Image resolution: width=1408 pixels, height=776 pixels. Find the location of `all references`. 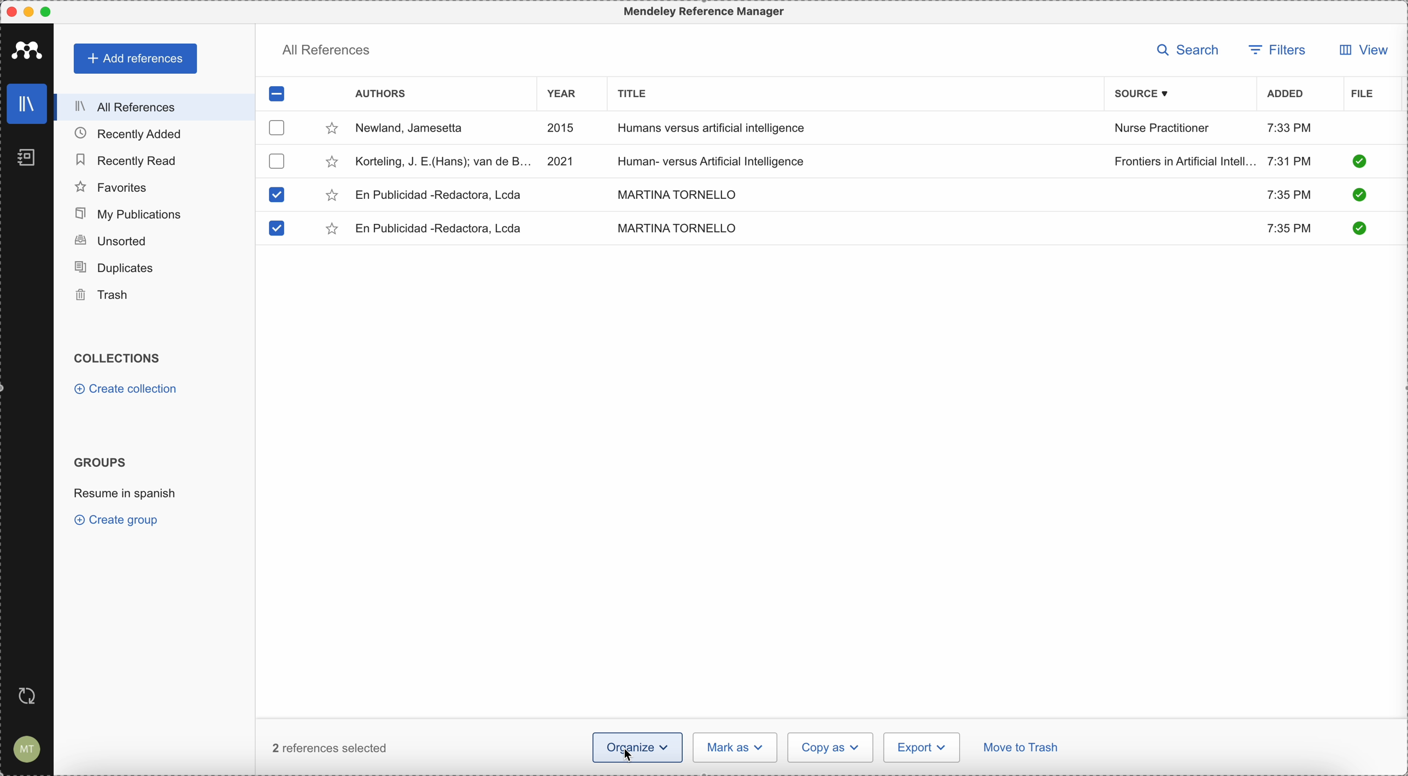

all references is located at coordinates (151, 107).